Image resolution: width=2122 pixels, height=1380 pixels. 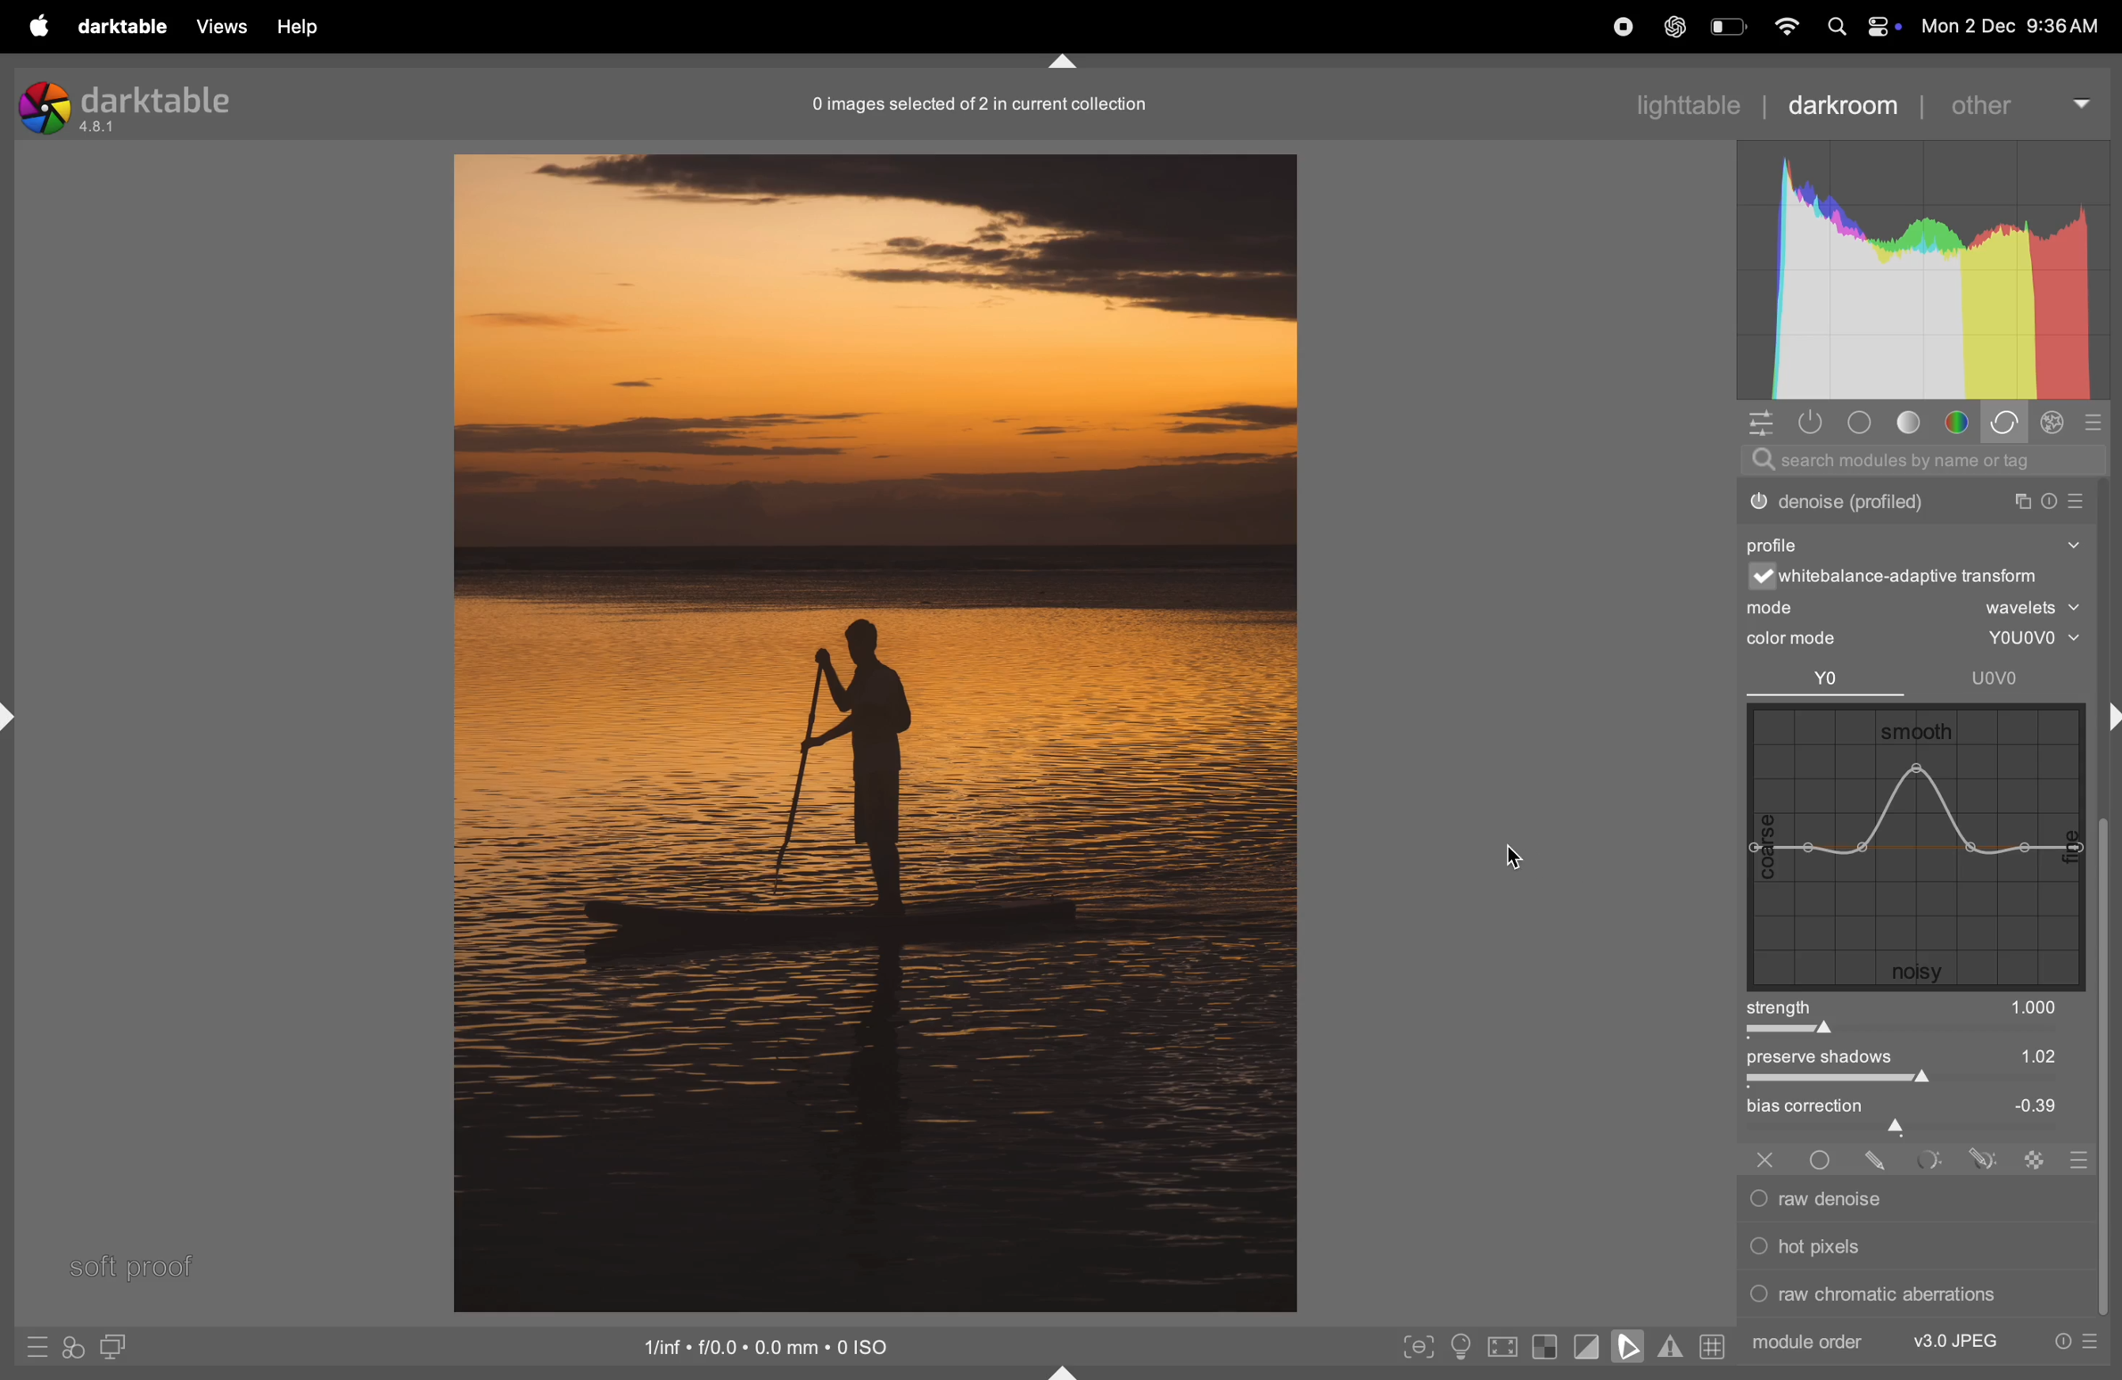 What do you see at coordinates (1906, 1199) in the screenshot?
I see `raw denoise` at bounding box center [1906, 1199].